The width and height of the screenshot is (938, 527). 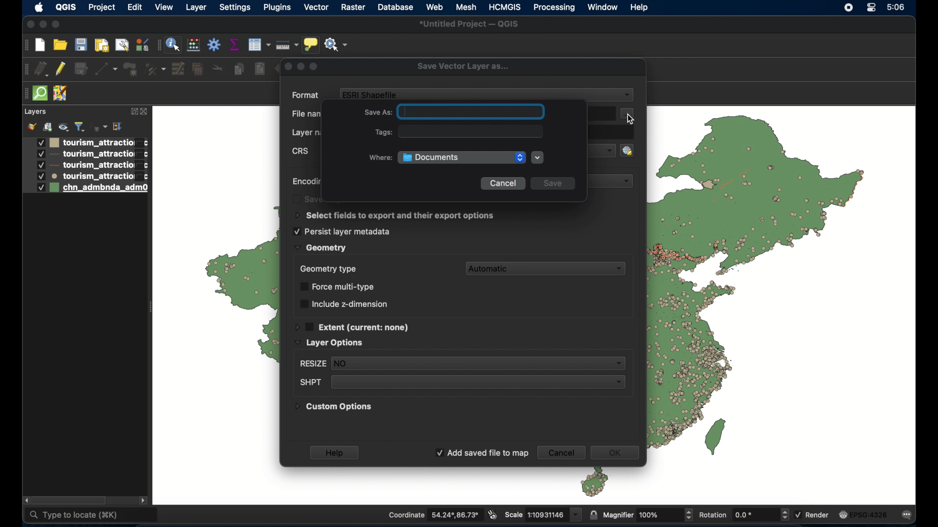 What do you see at coordinates (463, 67) in the screenshot?
I see `save vector layer as` at bounding box center [463, 67].